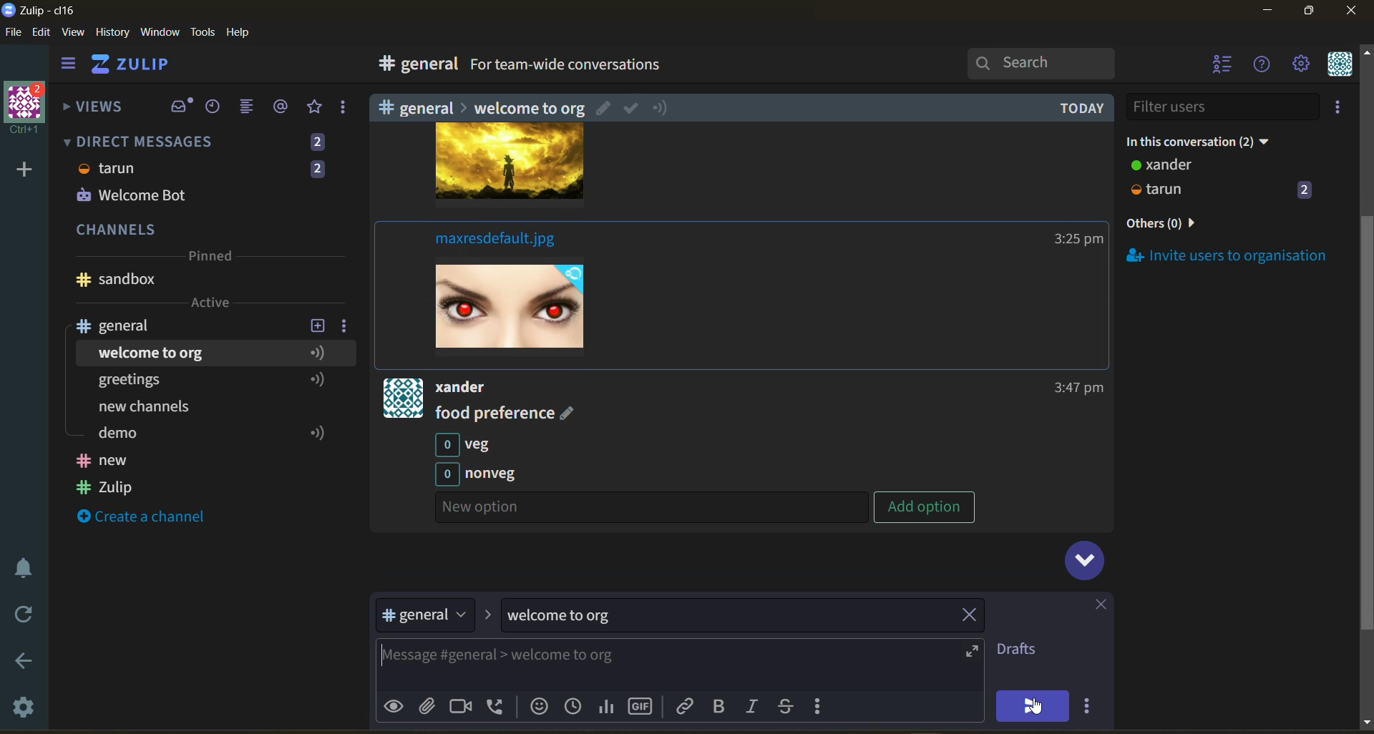  I want to click on settings menu, so click(1300, 65).